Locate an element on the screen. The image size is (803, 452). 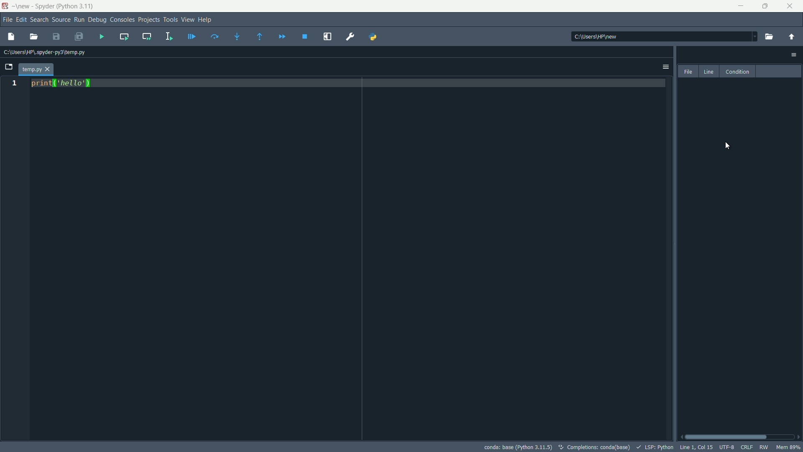
cursor is located at coordinates (726, 146).